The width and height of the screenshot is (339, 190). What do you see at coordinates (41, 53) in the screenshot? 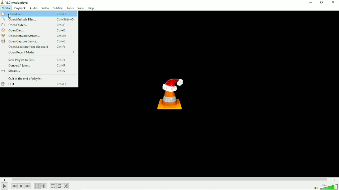
I see `Open recent media` at bounding box center [41, 53].